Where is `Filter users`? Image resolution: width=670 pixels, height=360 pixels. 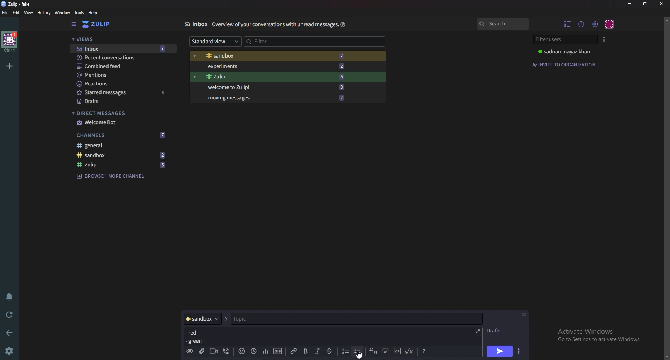
Filter users is located at coordinates (566, 39).